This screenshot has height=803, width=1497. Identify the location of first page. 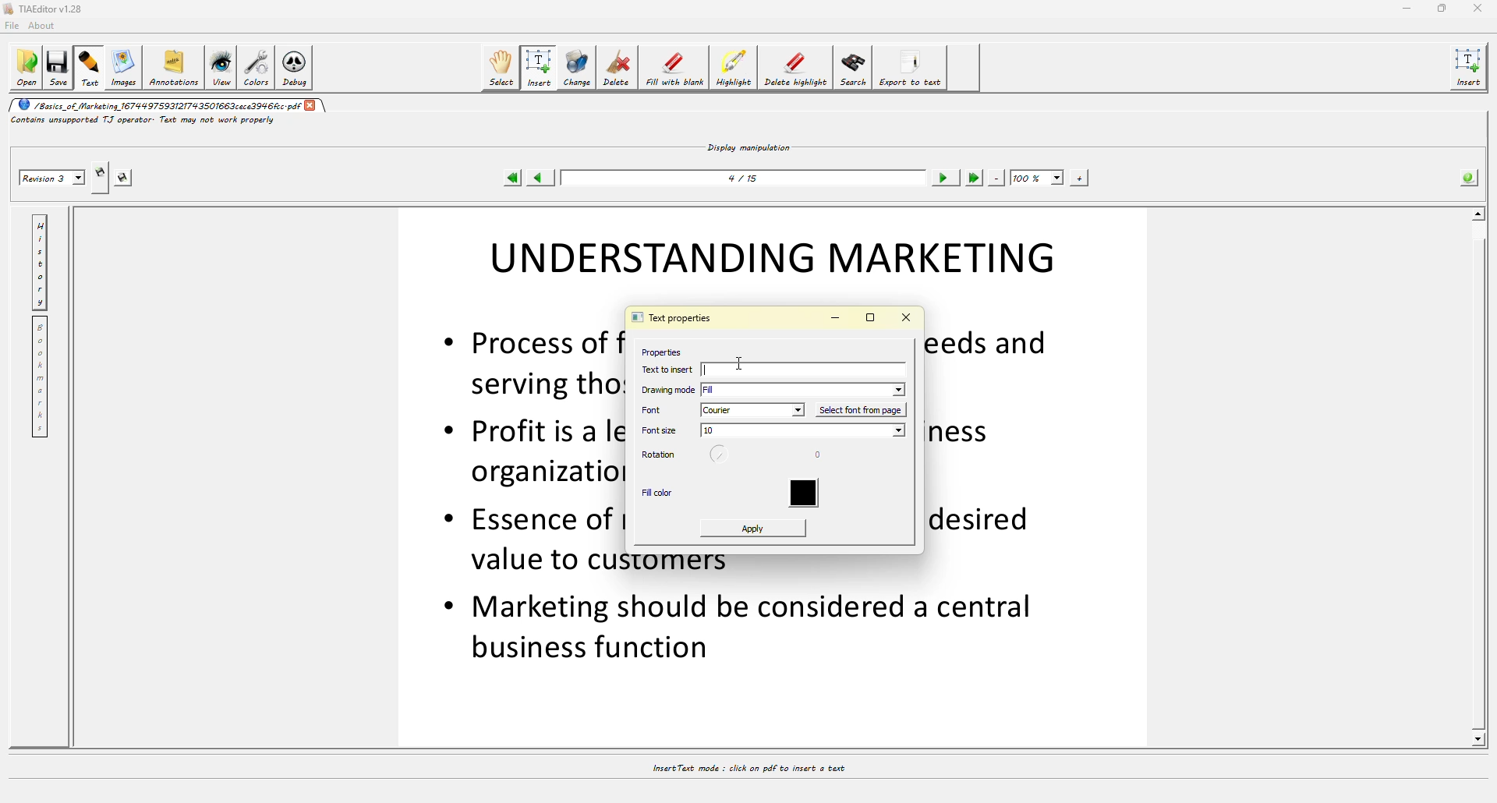
(513, 178).